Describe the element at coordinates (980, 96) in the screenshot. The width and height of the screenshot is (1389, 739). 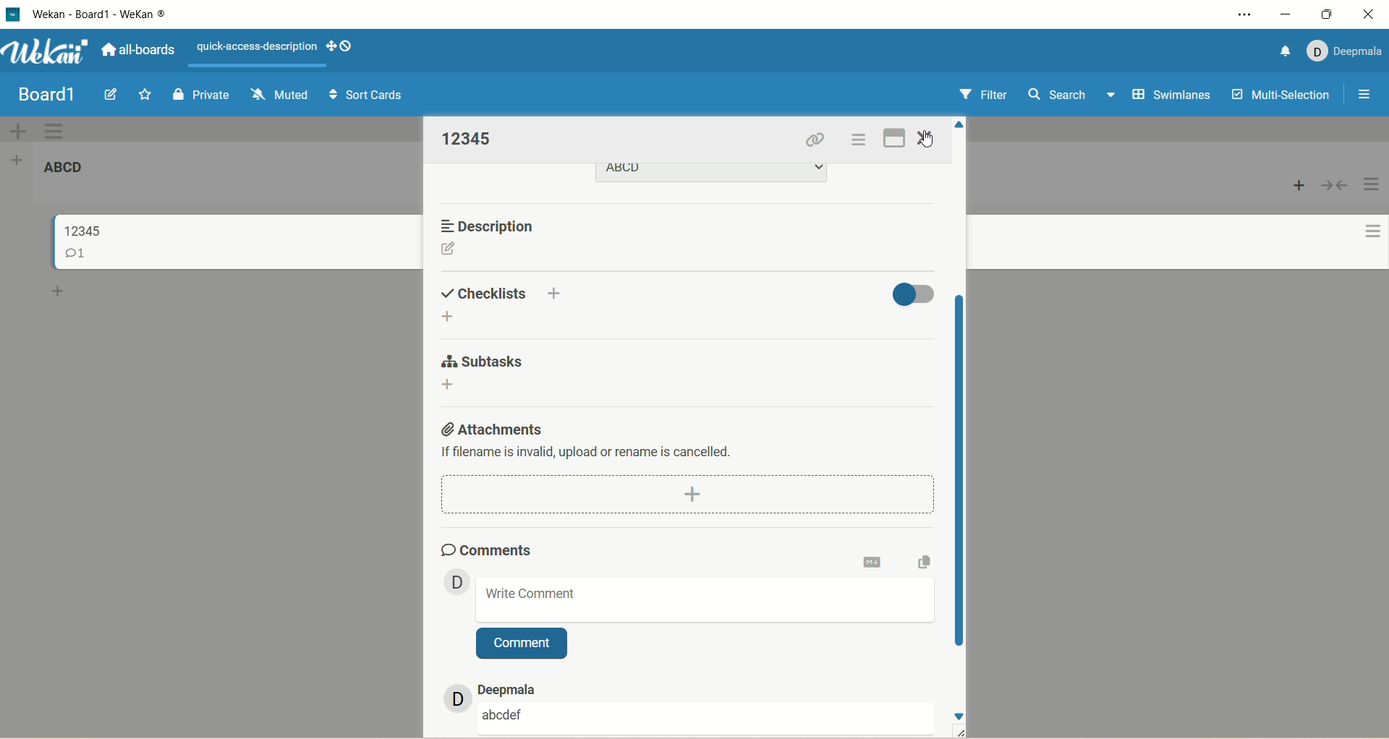
I see `filter` at that location.